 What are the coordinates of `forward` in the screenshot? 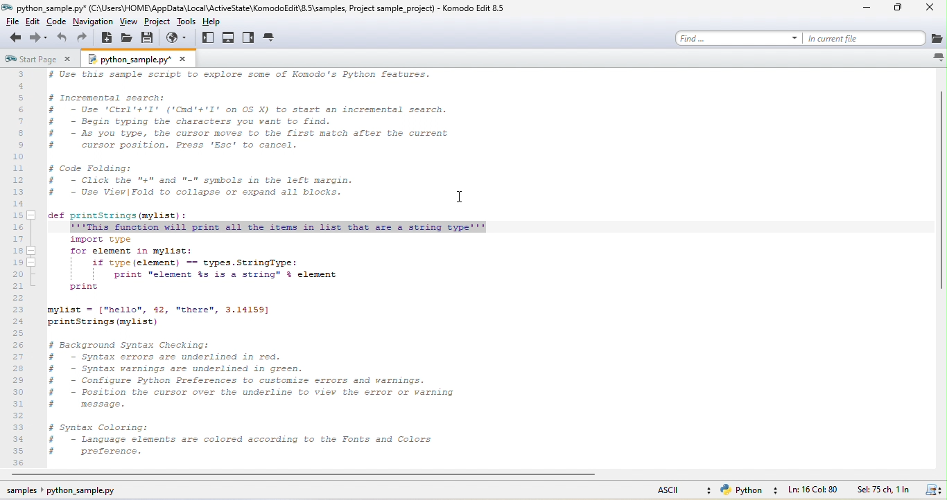 It's located at (37, 38).